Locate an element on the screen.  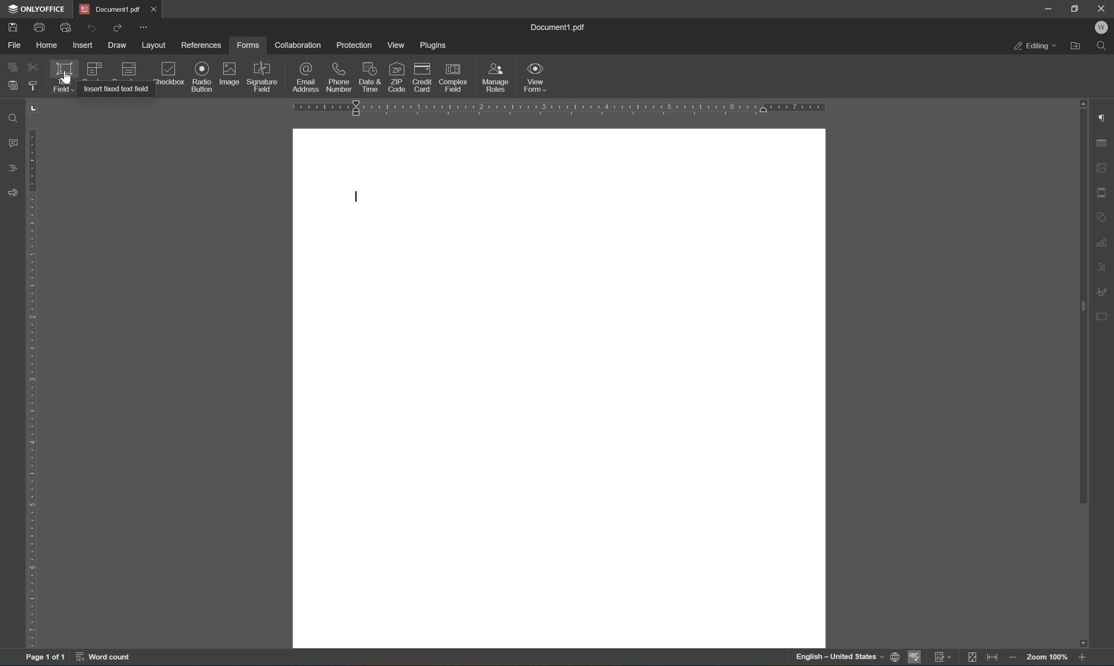
copy style is located at coordinates (33, 85).